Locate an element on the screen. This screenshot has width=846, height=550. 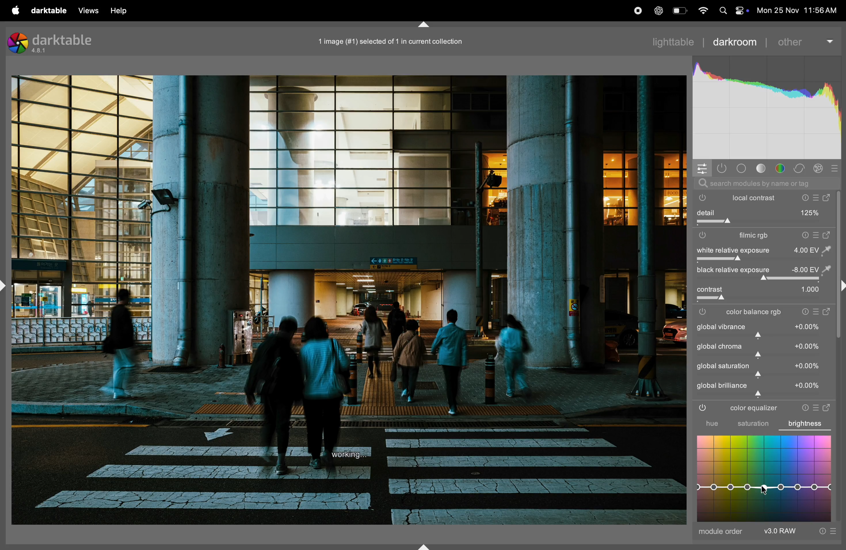
value is located at coordinates (808, 346).